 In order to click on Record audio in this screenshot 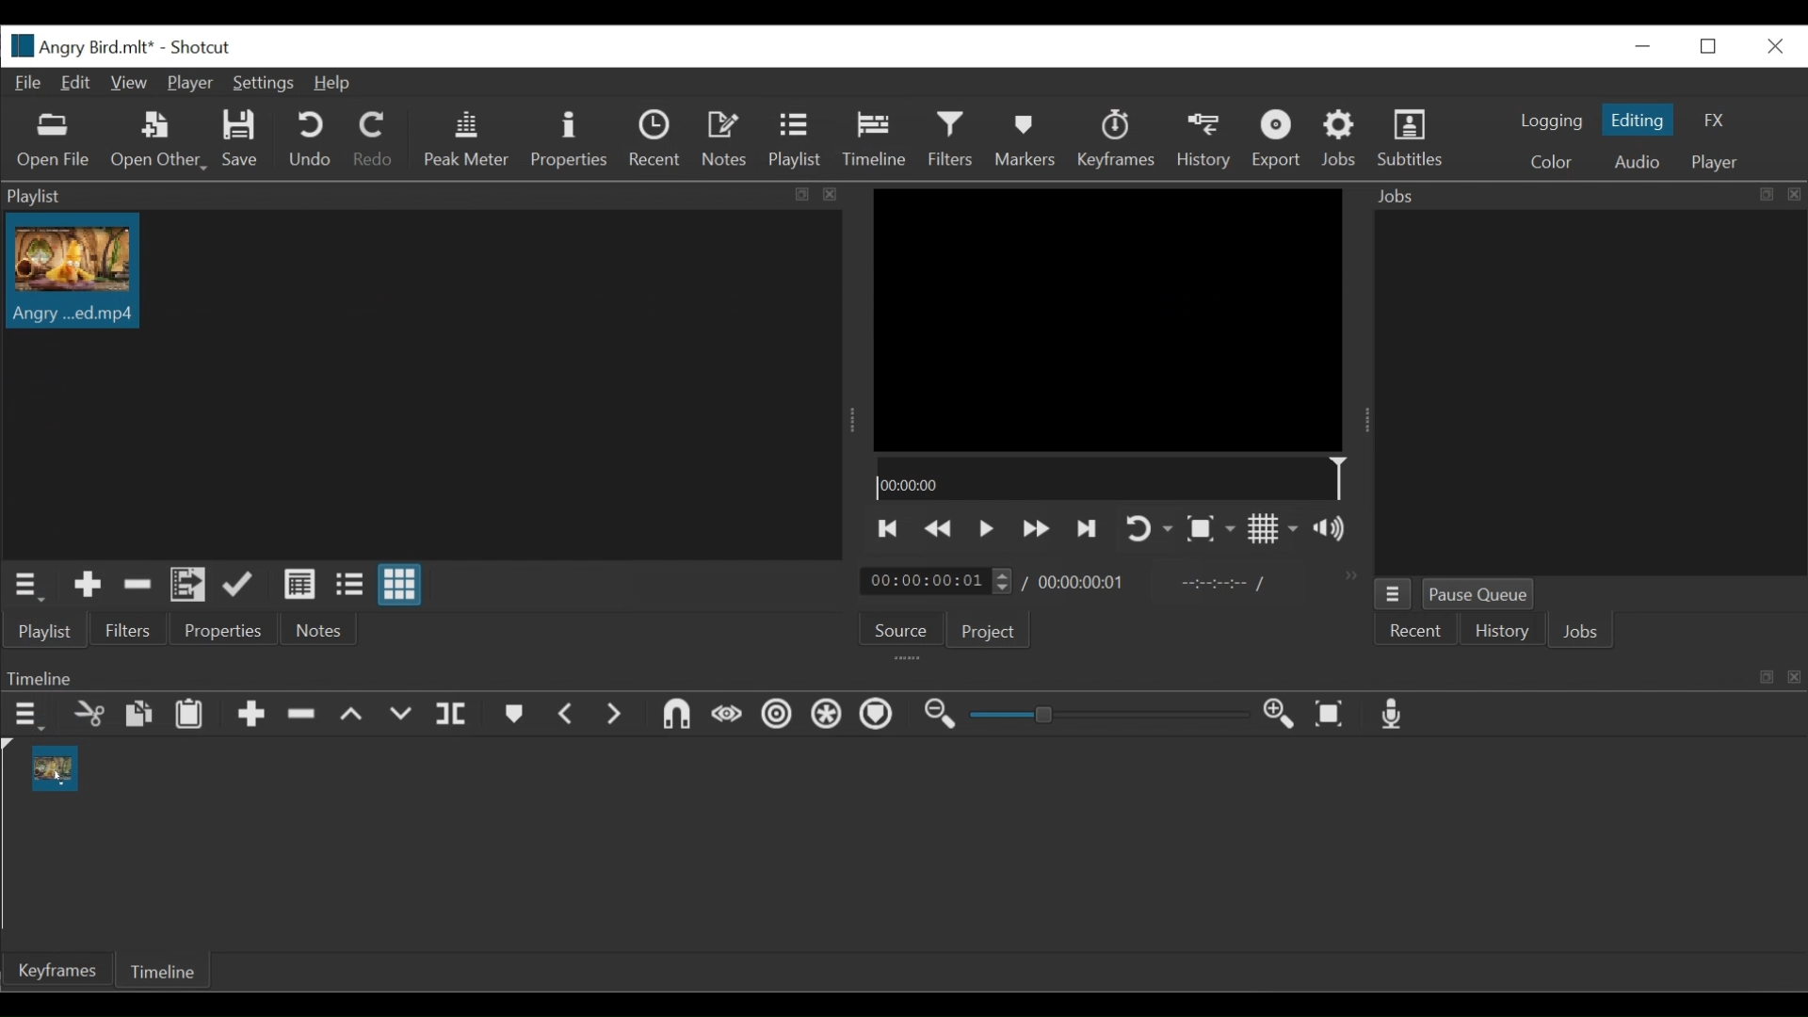, I will do `click(1391, 717)`.